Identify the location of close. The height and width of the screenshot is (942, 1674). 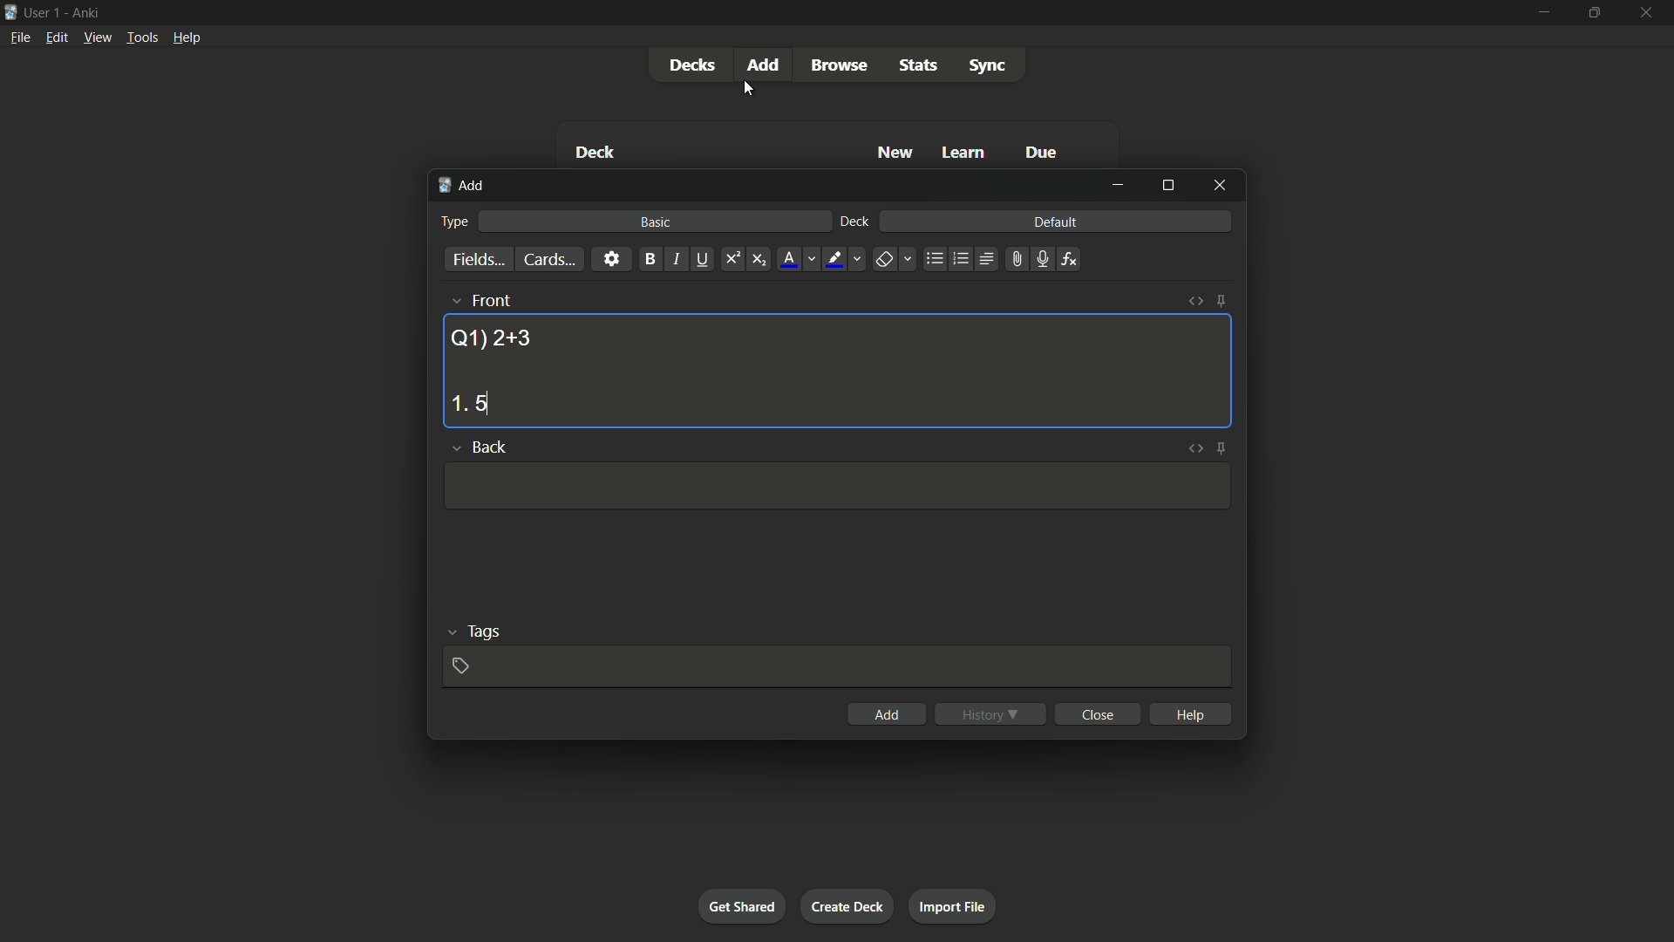
(1100, 713).